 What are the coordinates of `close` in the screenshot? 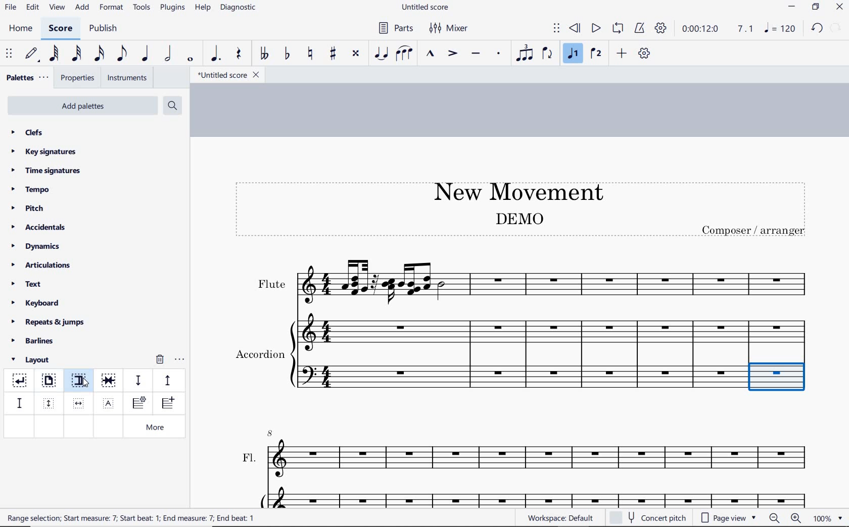 It's located at (839, 8).